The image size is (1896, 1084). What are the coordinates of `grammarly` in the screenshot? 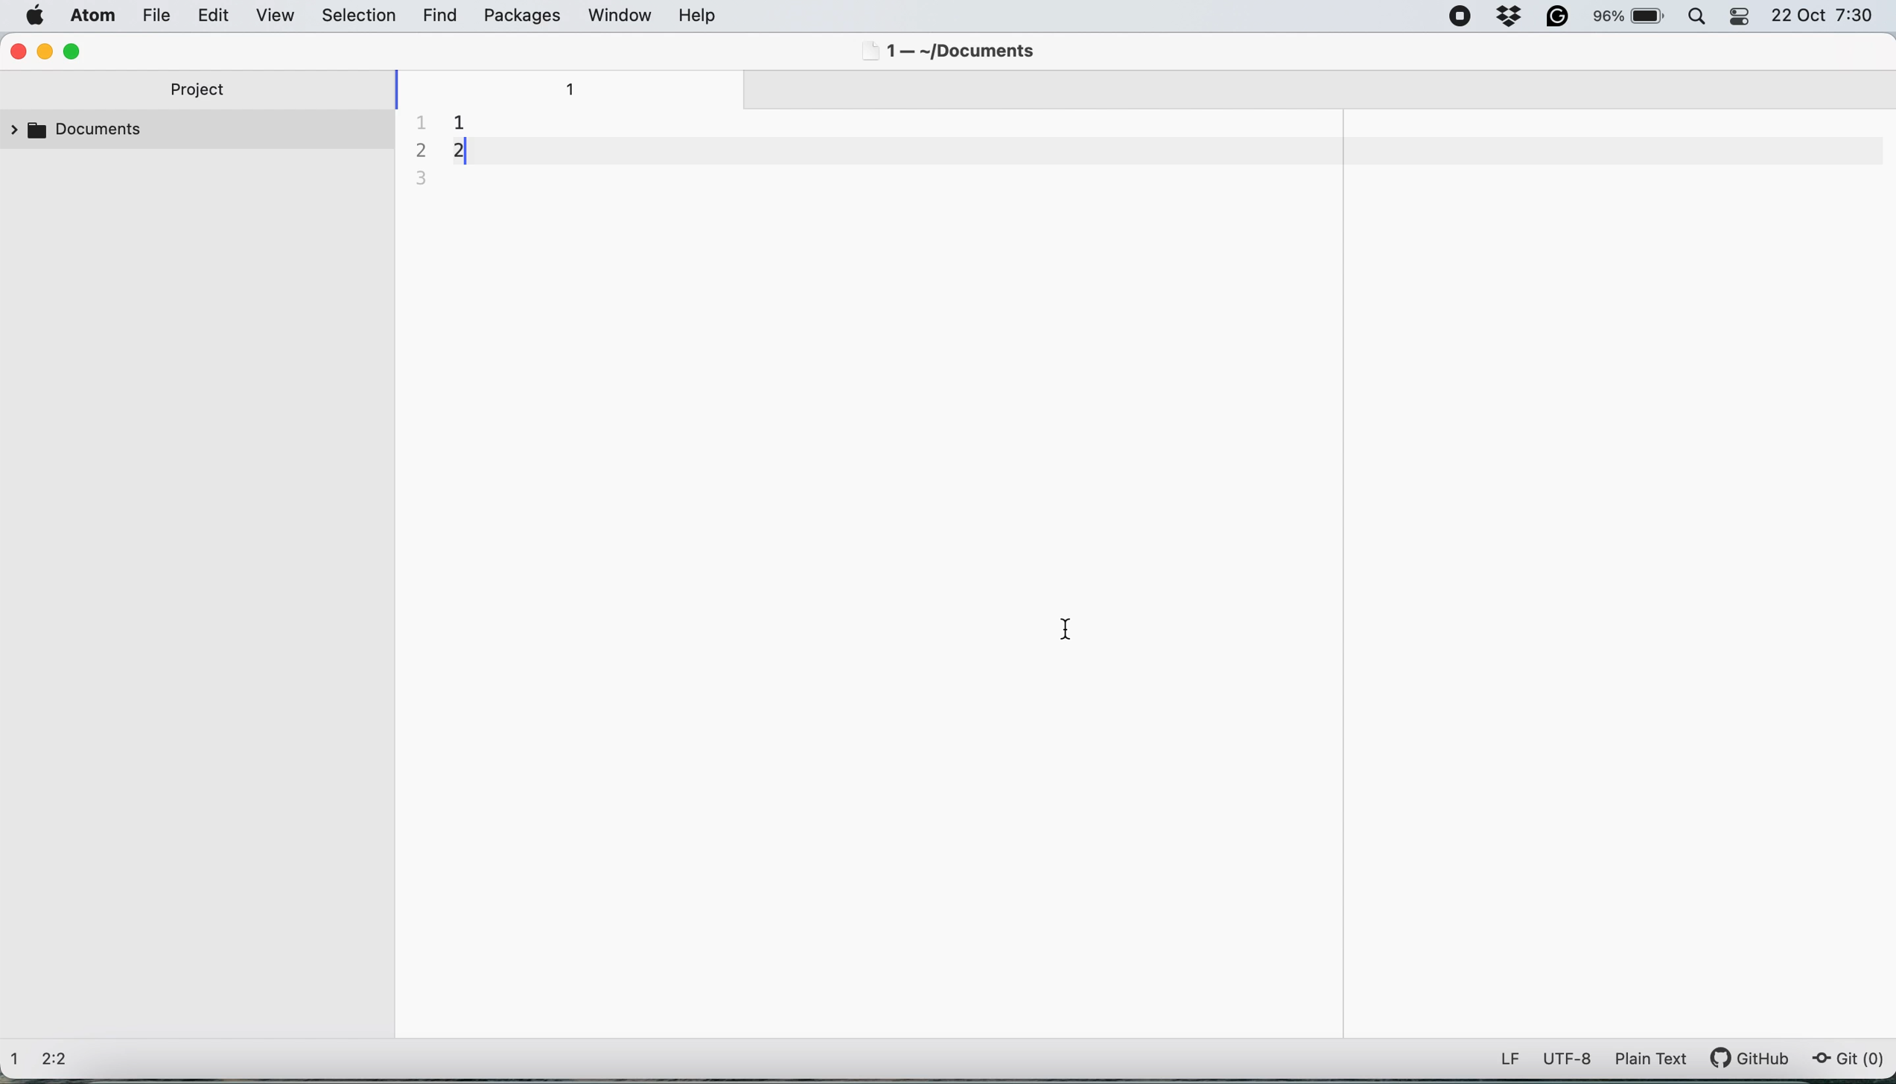 It's located at (1550, 19).